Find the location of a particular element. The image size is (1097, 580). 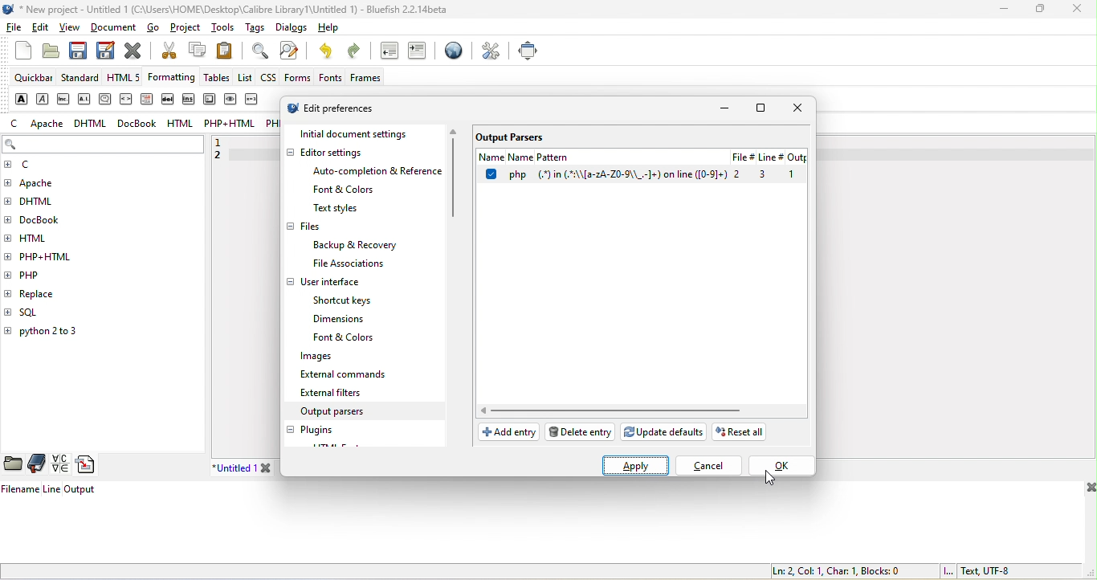

new is located at coordinates (16, 50).